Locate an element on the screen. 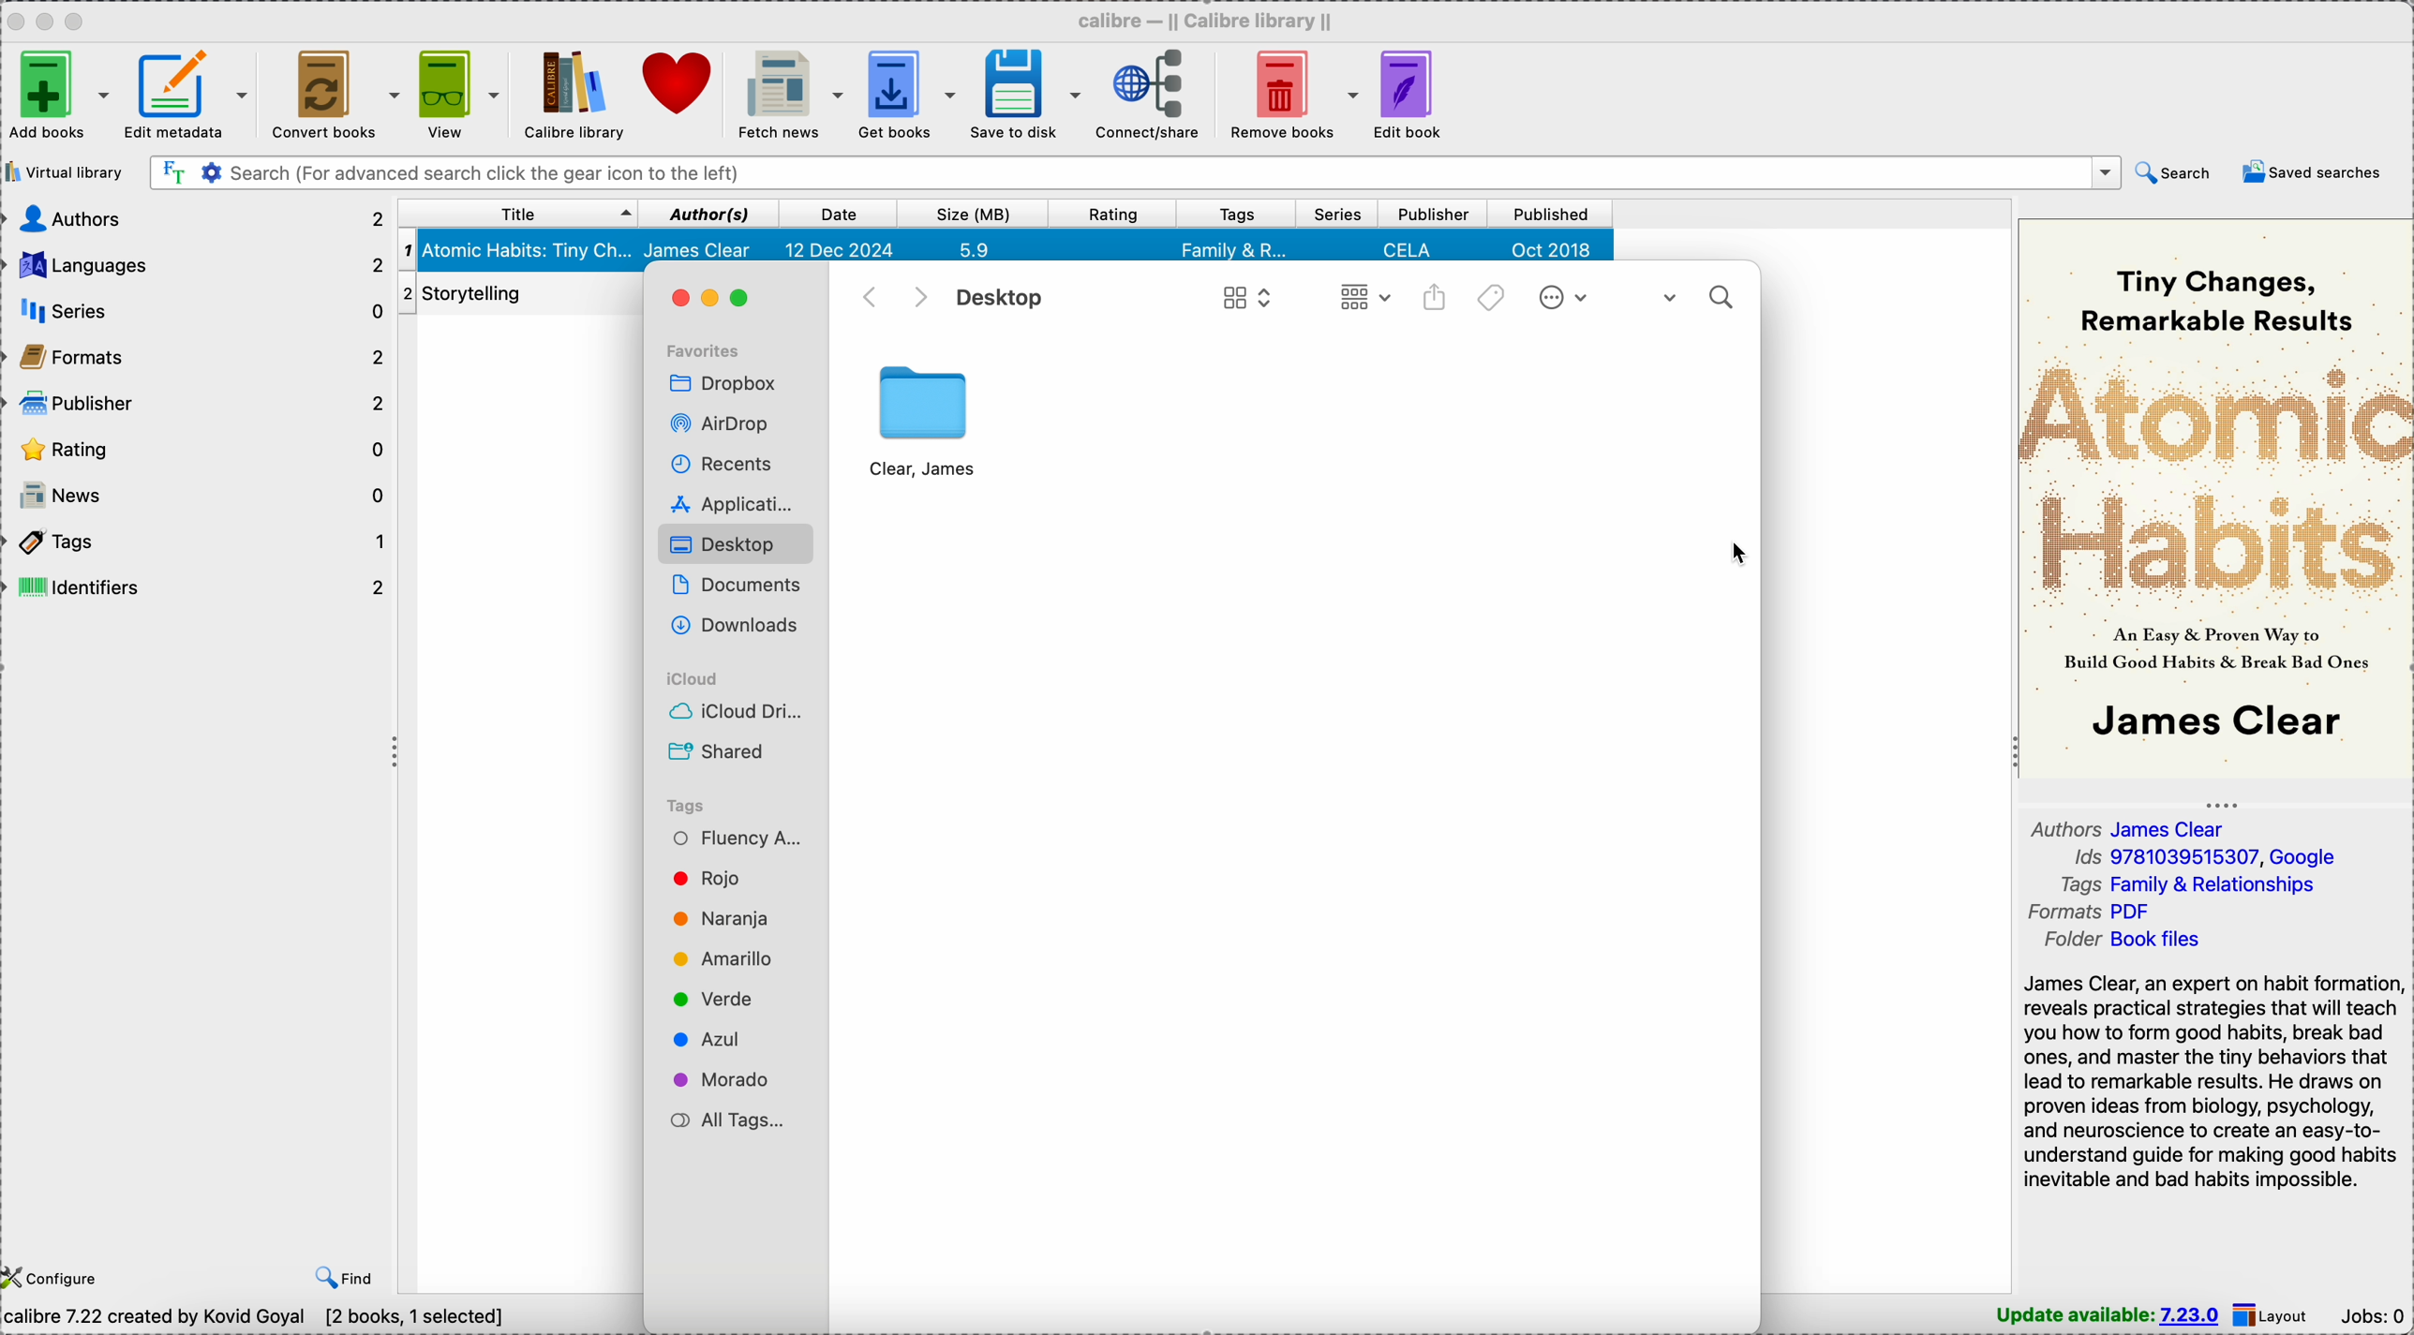 This screenshot has width=2414, height=1335. donate is located at coordinates (678, 83).